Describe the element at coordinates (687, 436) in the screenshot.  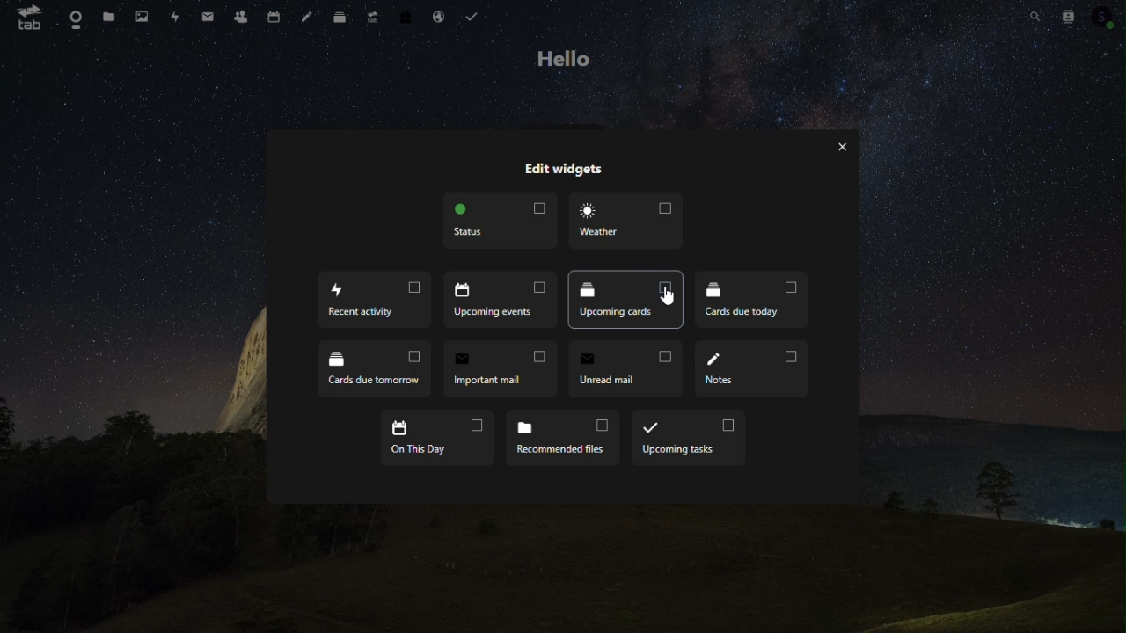
I see `Upcoming task` at that location.